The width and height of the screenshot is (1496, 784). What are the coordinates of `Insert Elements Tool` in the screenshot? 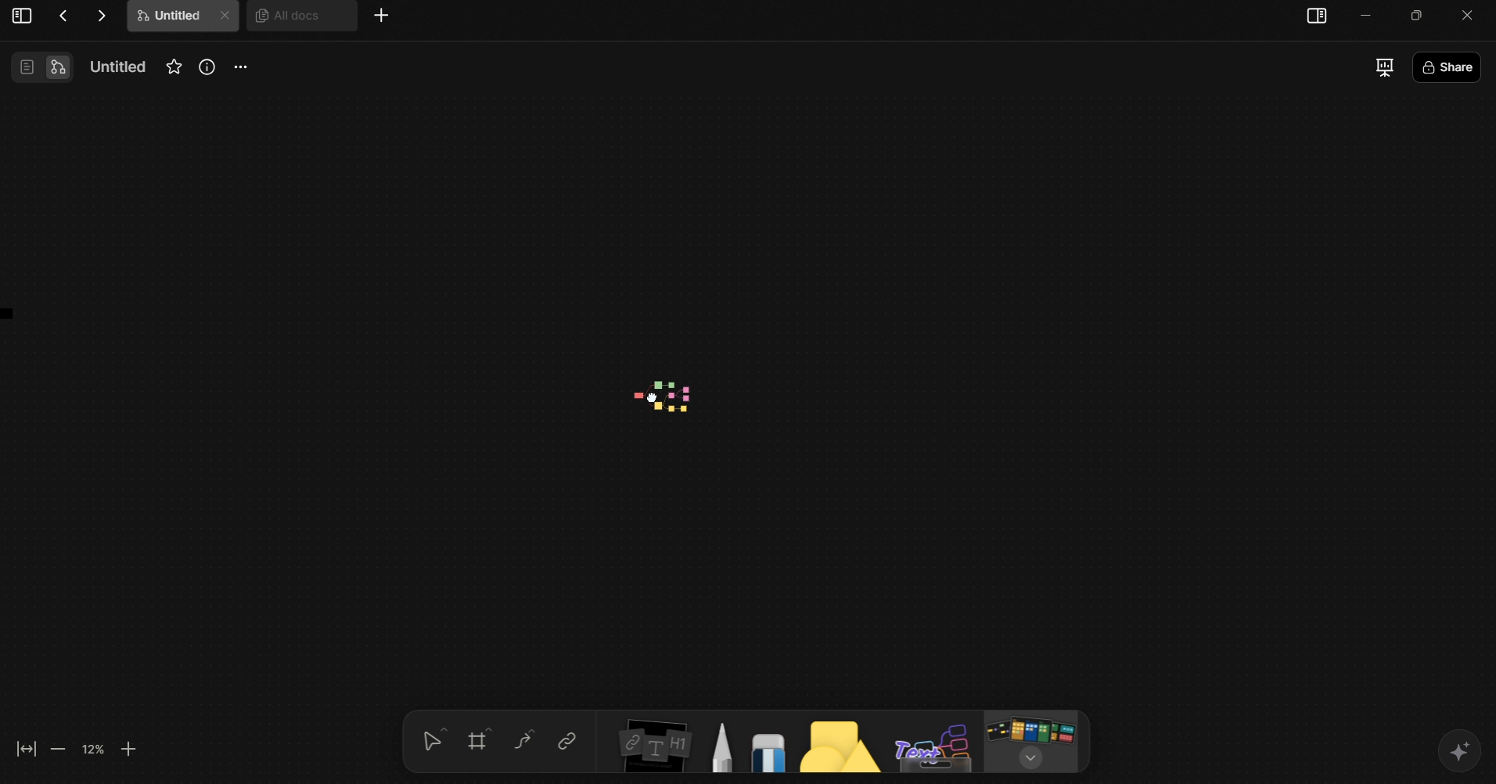 It's located at (652, 749).